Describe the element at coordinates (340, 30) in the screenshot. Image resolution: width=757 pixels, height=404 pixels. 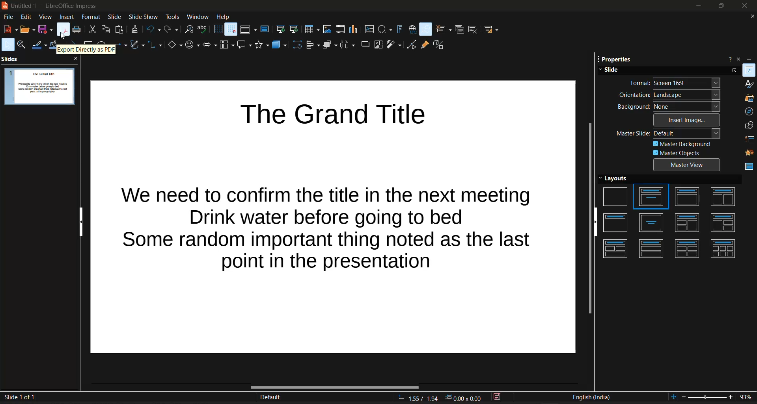
I see `insert audio or video` at that location.